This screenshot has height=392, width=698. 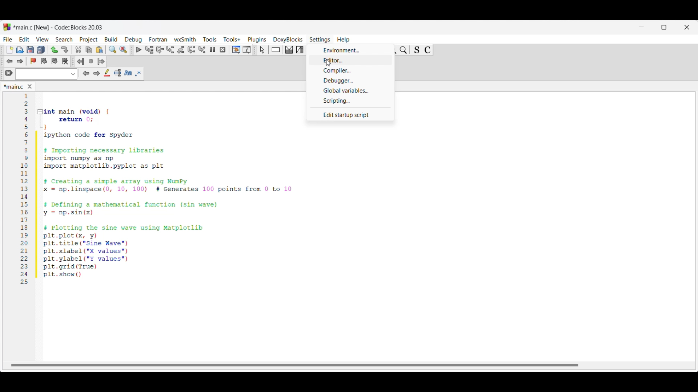 What do you see at coordinates (65, 50) in the screenshot?
I see `Redo` at bounding box center [65, 50].